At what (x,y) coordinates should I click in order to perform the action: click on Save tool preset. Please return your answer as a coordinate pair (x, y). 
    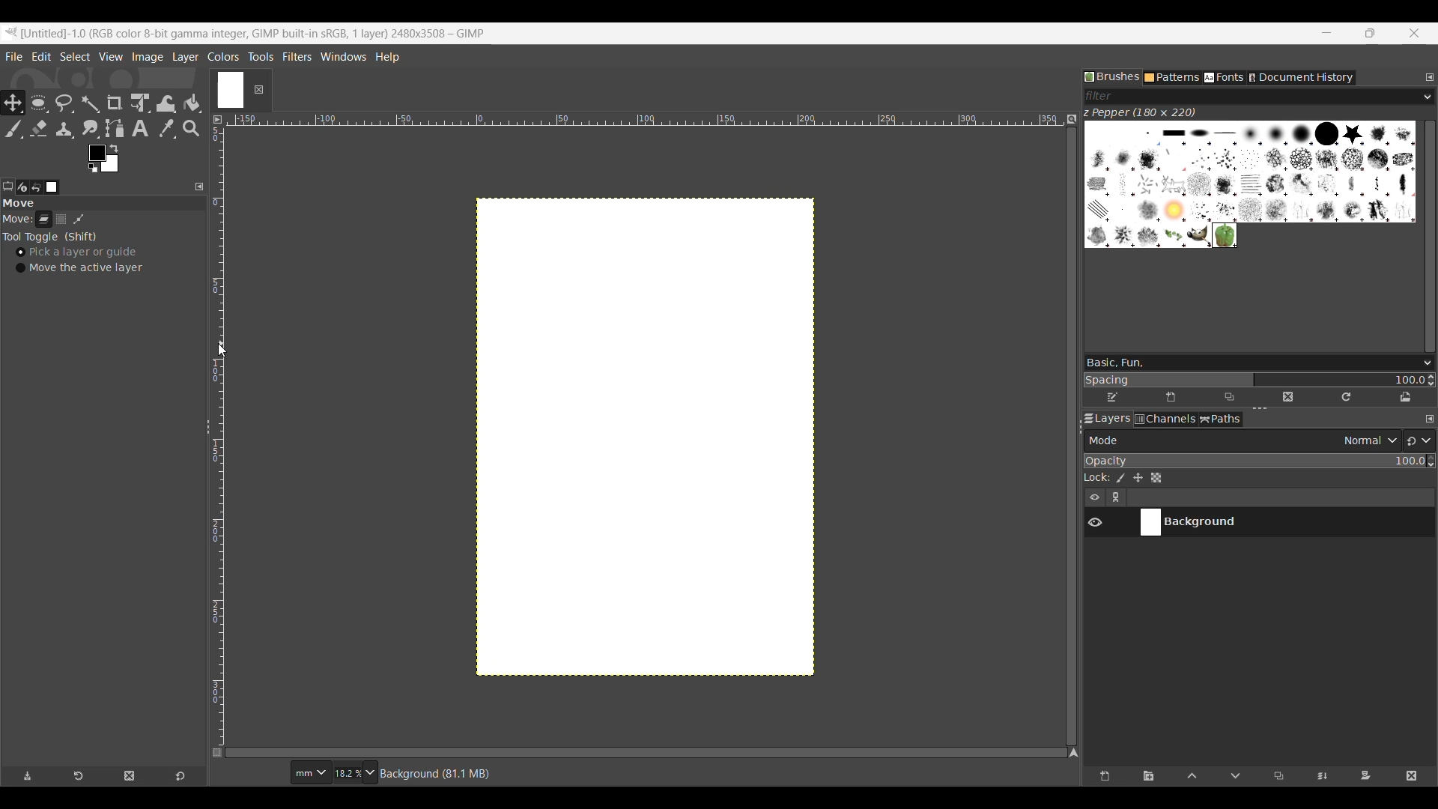
    Looking at the image, I should click on (28, 776).